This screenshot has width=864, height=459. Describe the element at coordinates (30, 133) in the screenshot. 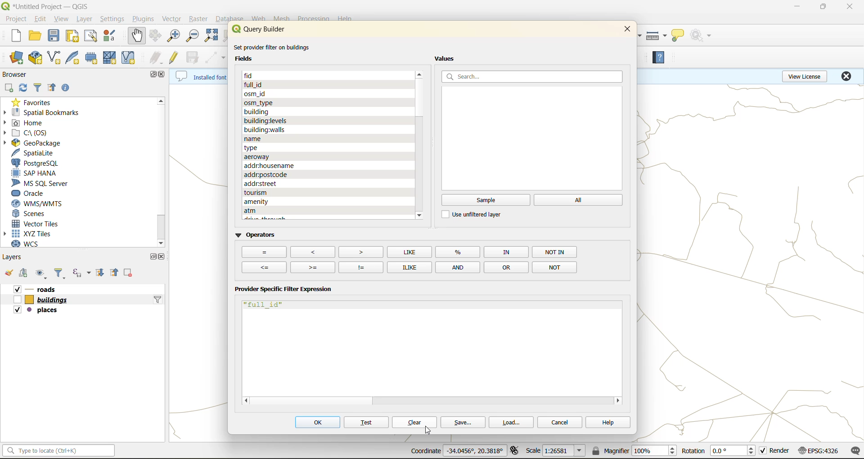

I see `c\:os` at that location.